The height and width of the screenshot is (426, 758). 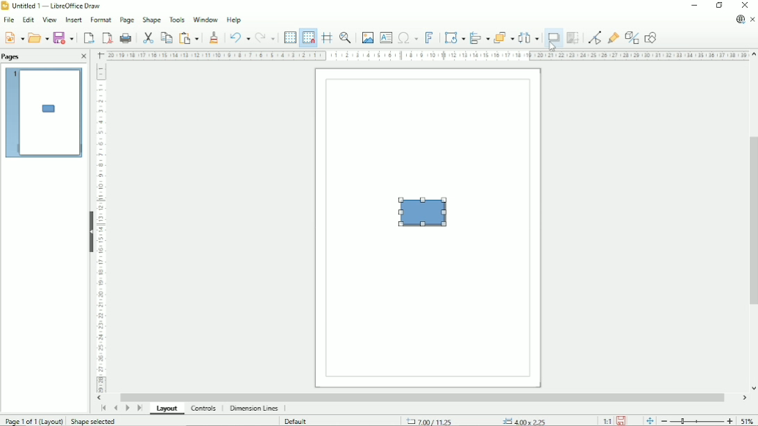 What do you see at coordinates (206, 19) in the screenshot?
I see `Window` at bounding box center [206, 19].